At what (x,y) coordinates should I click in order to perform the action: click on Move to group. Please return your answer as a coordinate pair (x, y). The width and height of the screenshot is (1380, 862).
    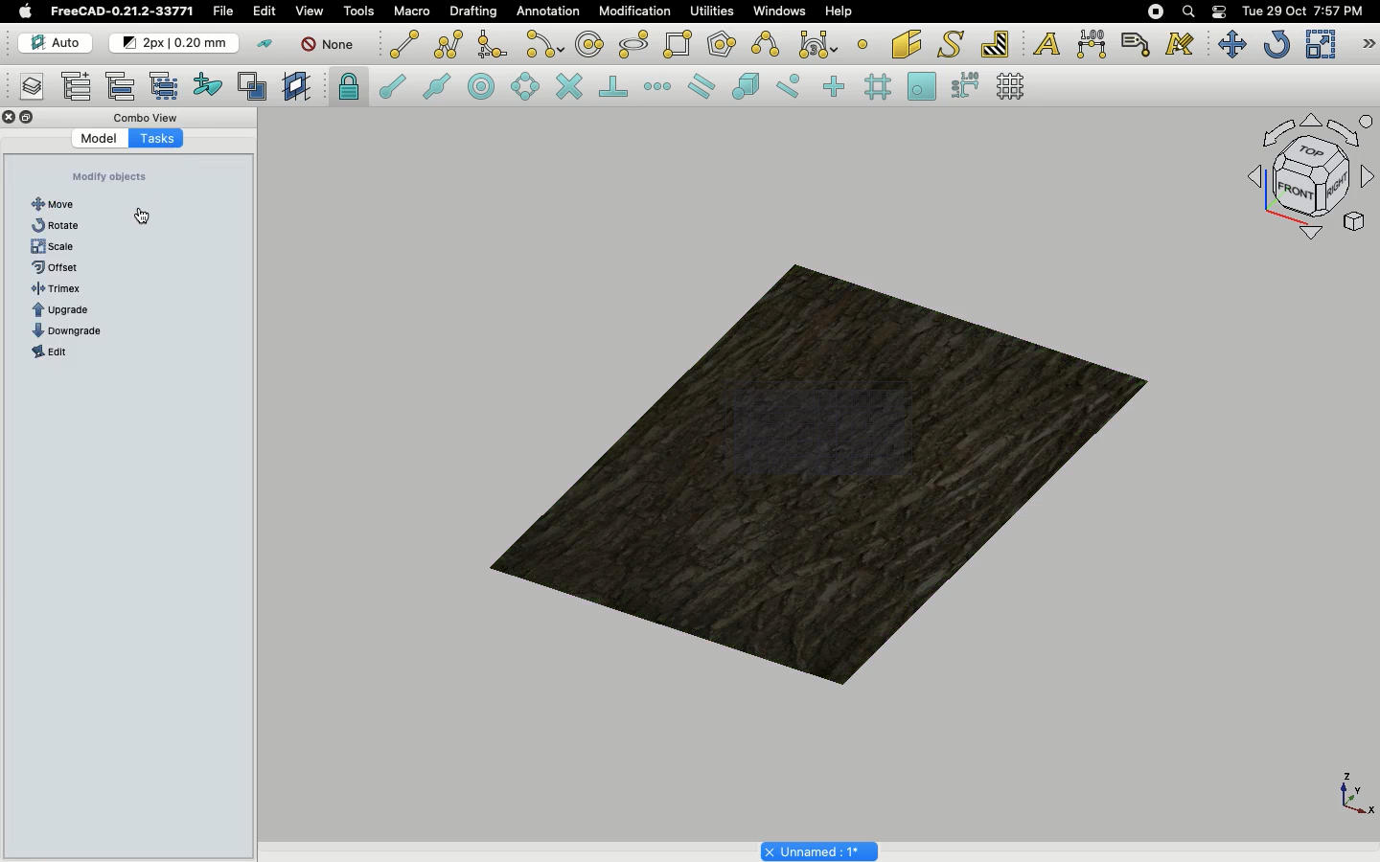
    Looking at the image, I should click on (124, 86).